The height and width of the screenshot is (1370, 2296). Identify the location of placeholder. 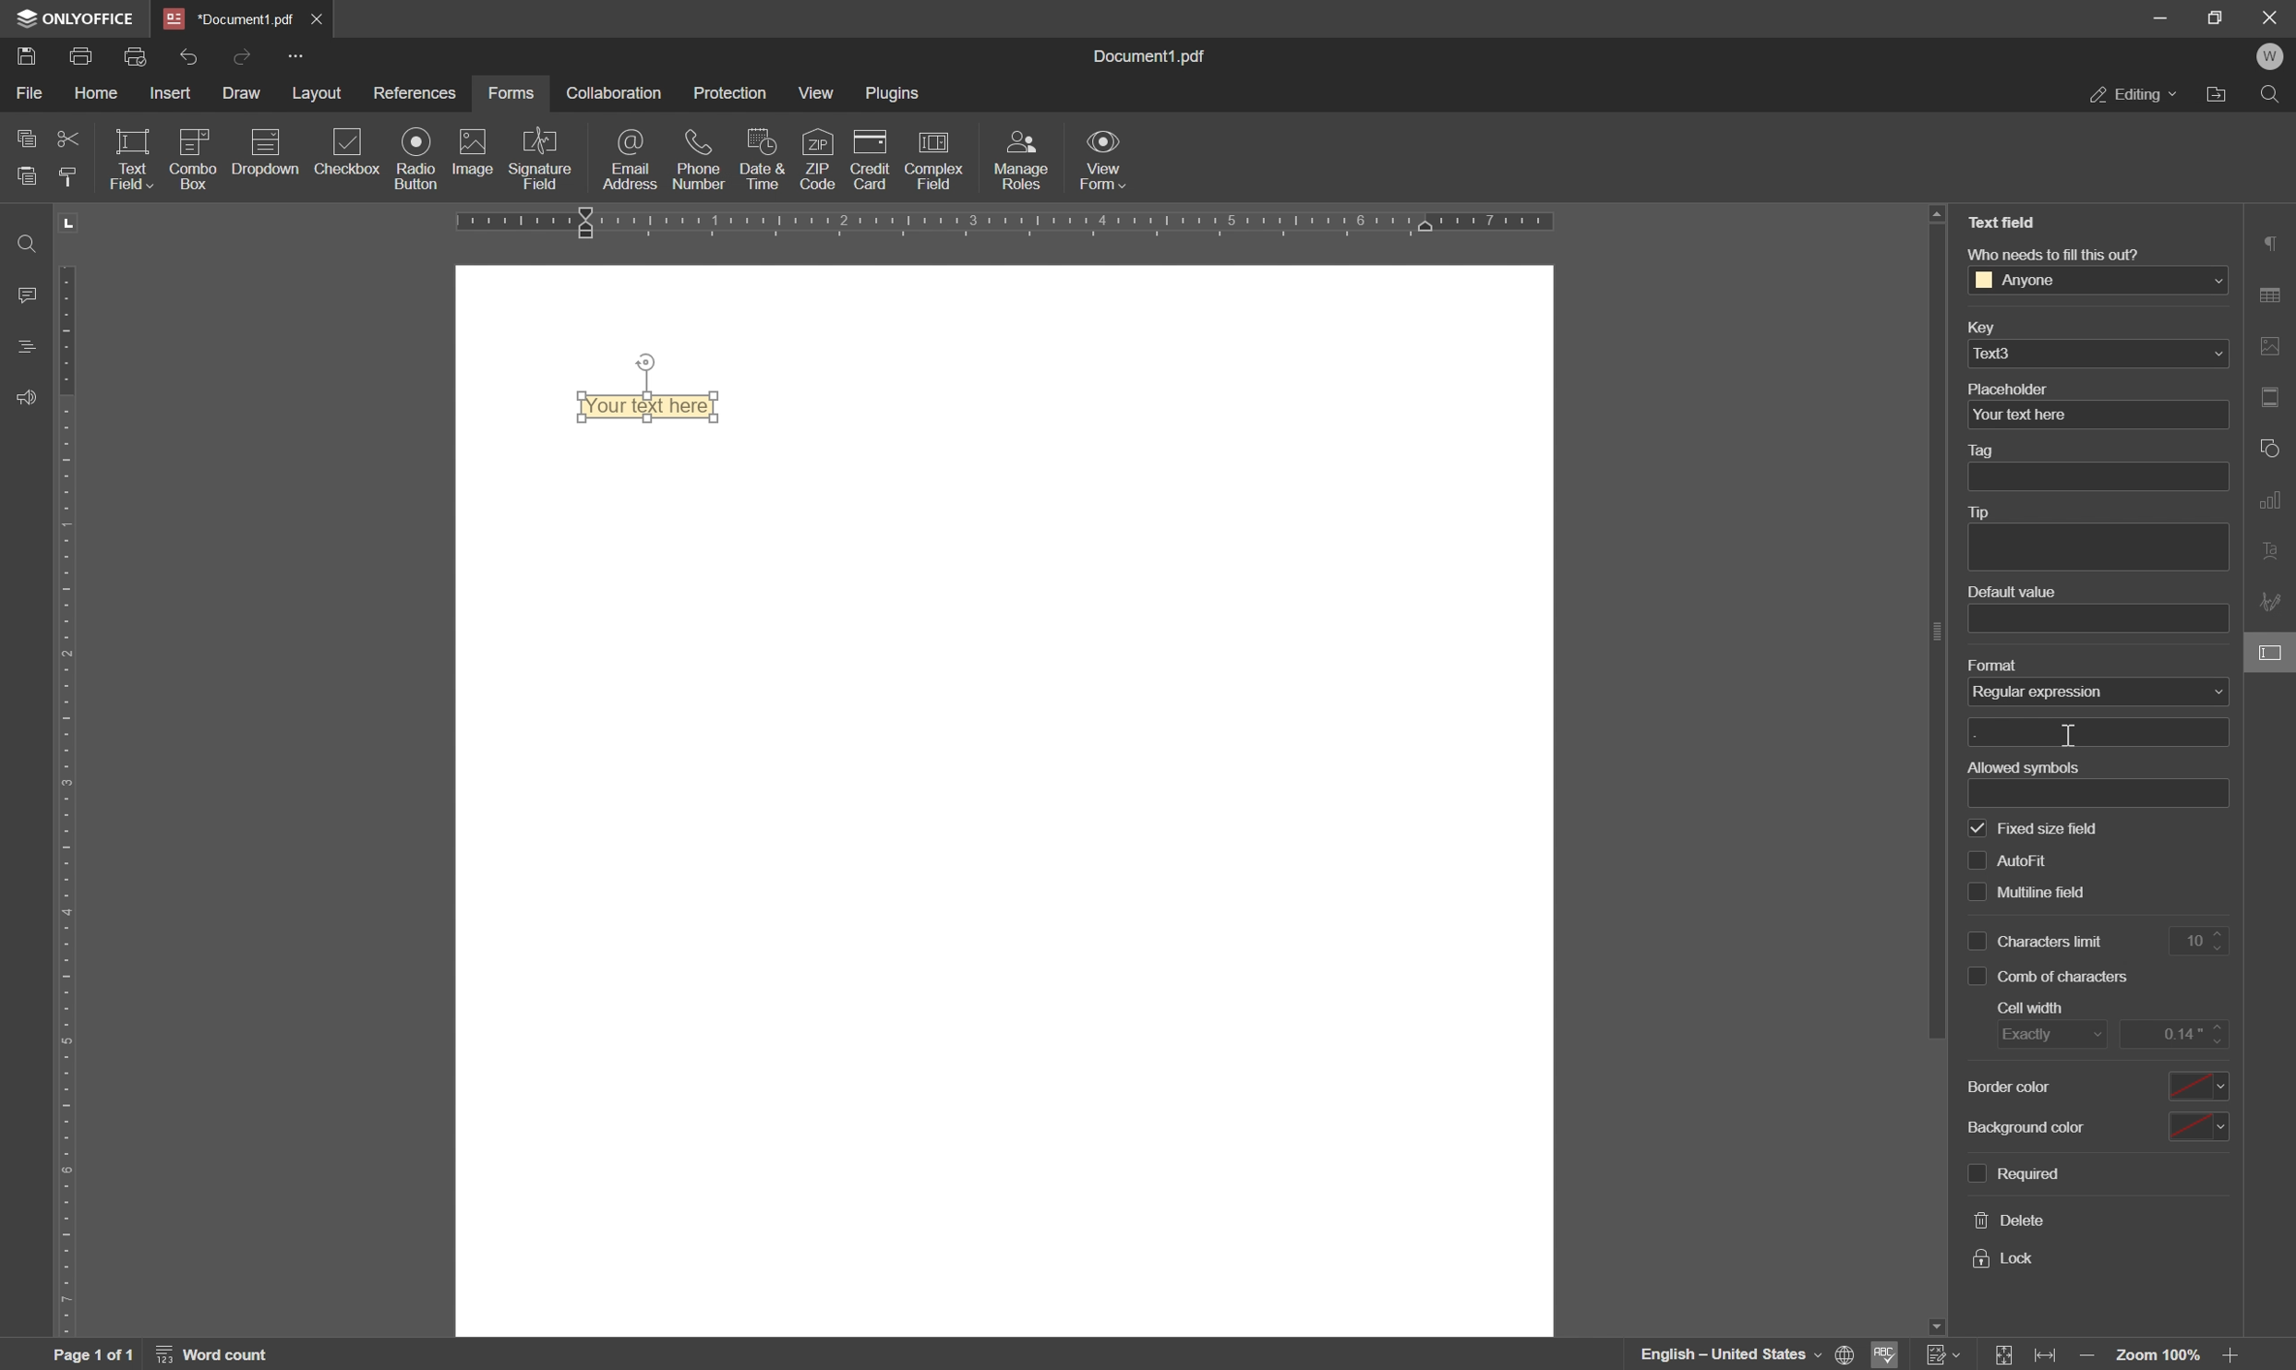
(2011, 388).